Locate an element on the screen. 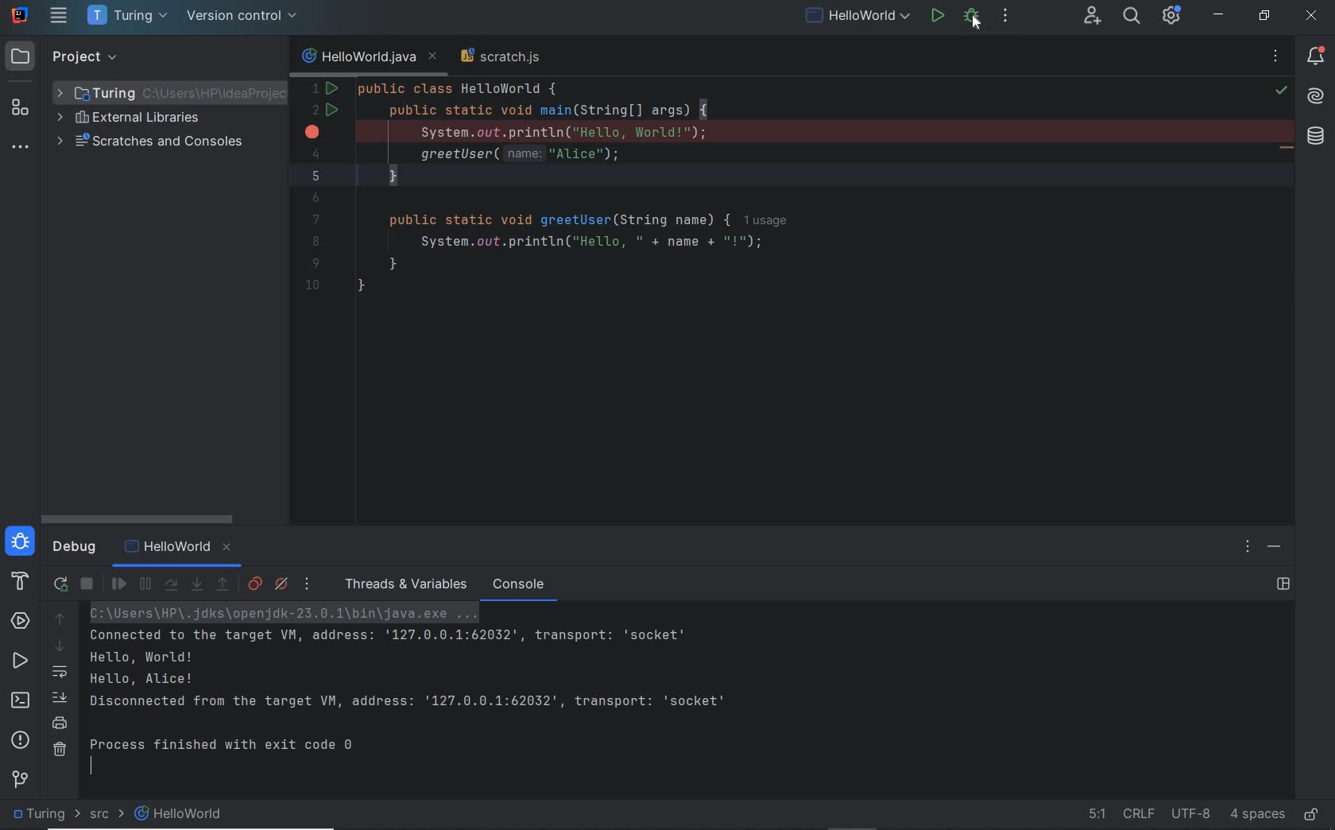  current file name is located at coordinates (368, 57).